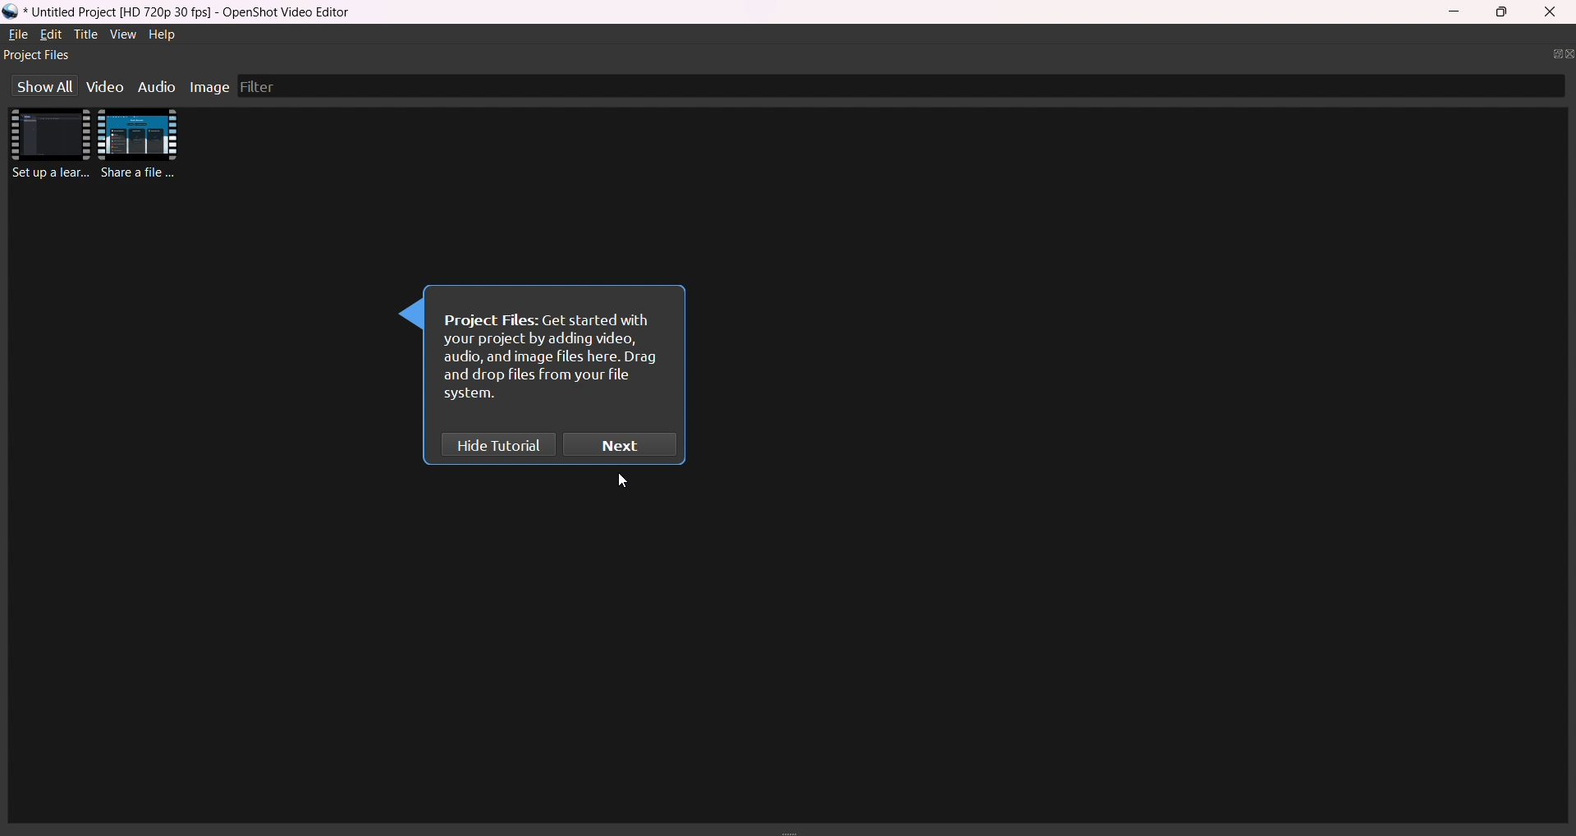 This screenshot has height=836, width=1576. I want to click on instruction, so click(556, 354).